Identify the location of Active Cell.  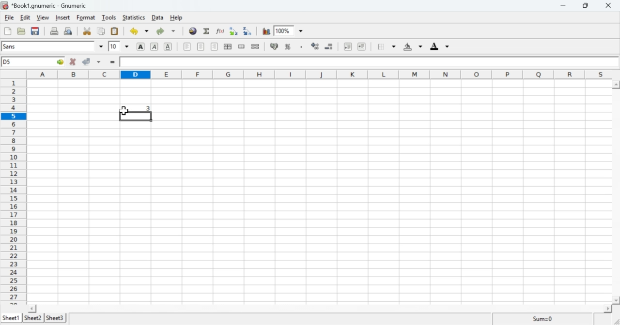
(34, 62).